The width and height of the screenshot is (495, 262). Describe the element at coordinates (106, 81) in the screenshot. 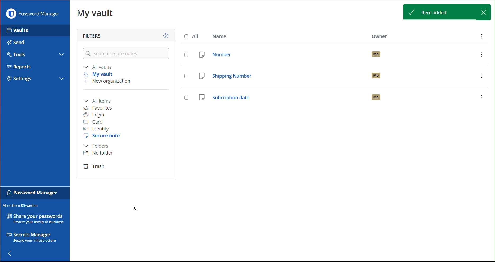

I see `New organization` at that location.